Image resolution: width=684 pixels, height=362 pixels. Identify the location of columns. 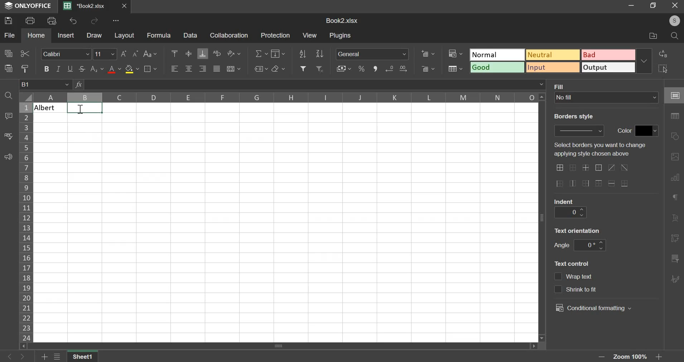
(285, 97).